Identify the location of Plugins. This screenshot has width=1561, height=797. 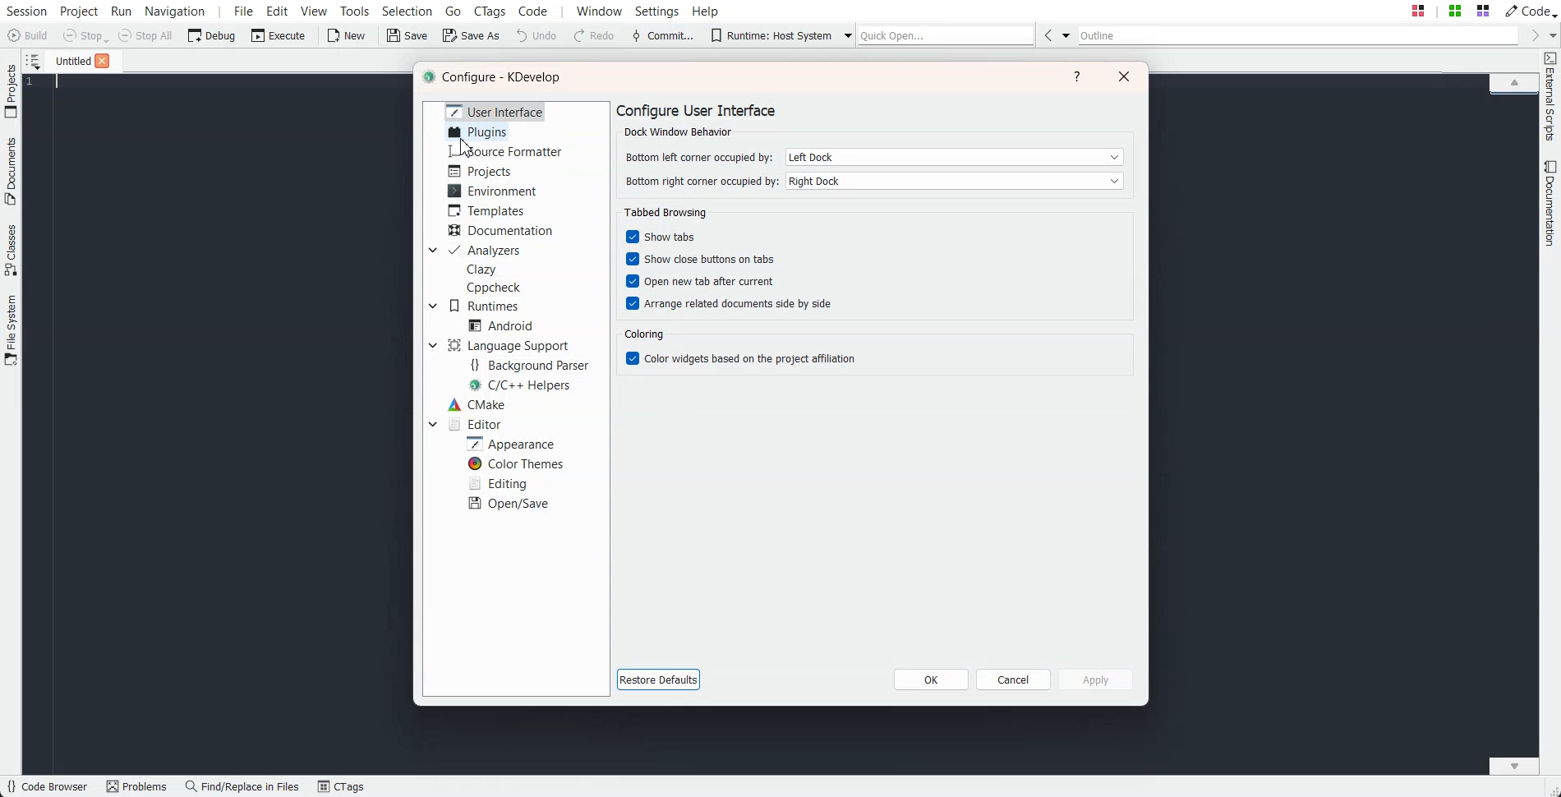
(475, 131).